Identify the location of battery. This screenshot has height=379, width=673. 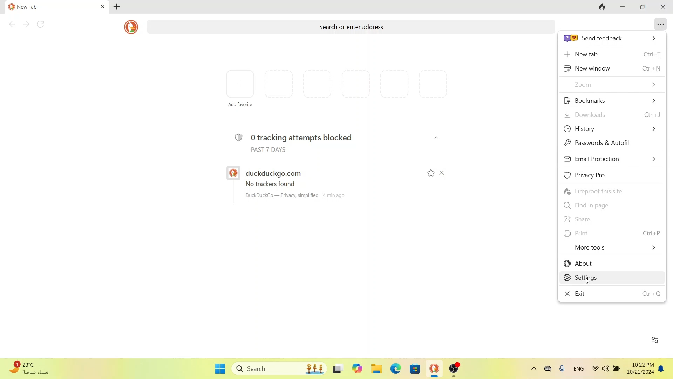
(616, 371).